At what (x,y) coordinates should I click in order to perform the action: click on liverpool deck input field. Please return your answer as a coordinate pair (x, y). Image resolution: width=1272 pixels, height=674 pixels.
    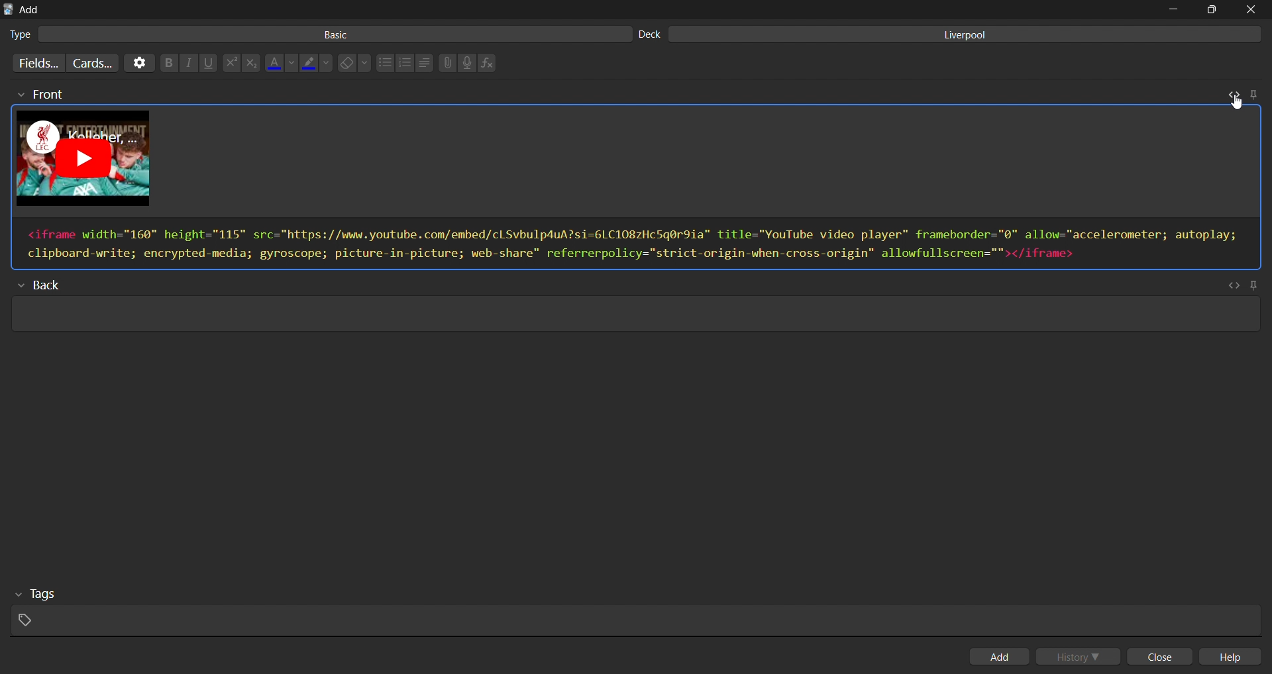
    Looking at the image, I should click on (953, 34).